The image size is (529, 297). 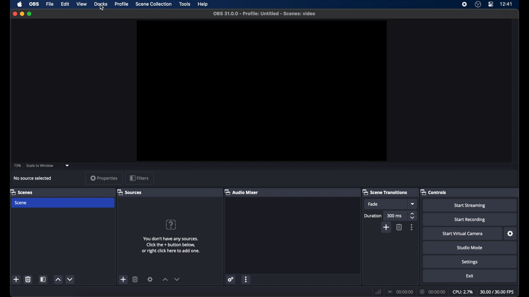 I want to click on delete, so click(x=400, y=227).